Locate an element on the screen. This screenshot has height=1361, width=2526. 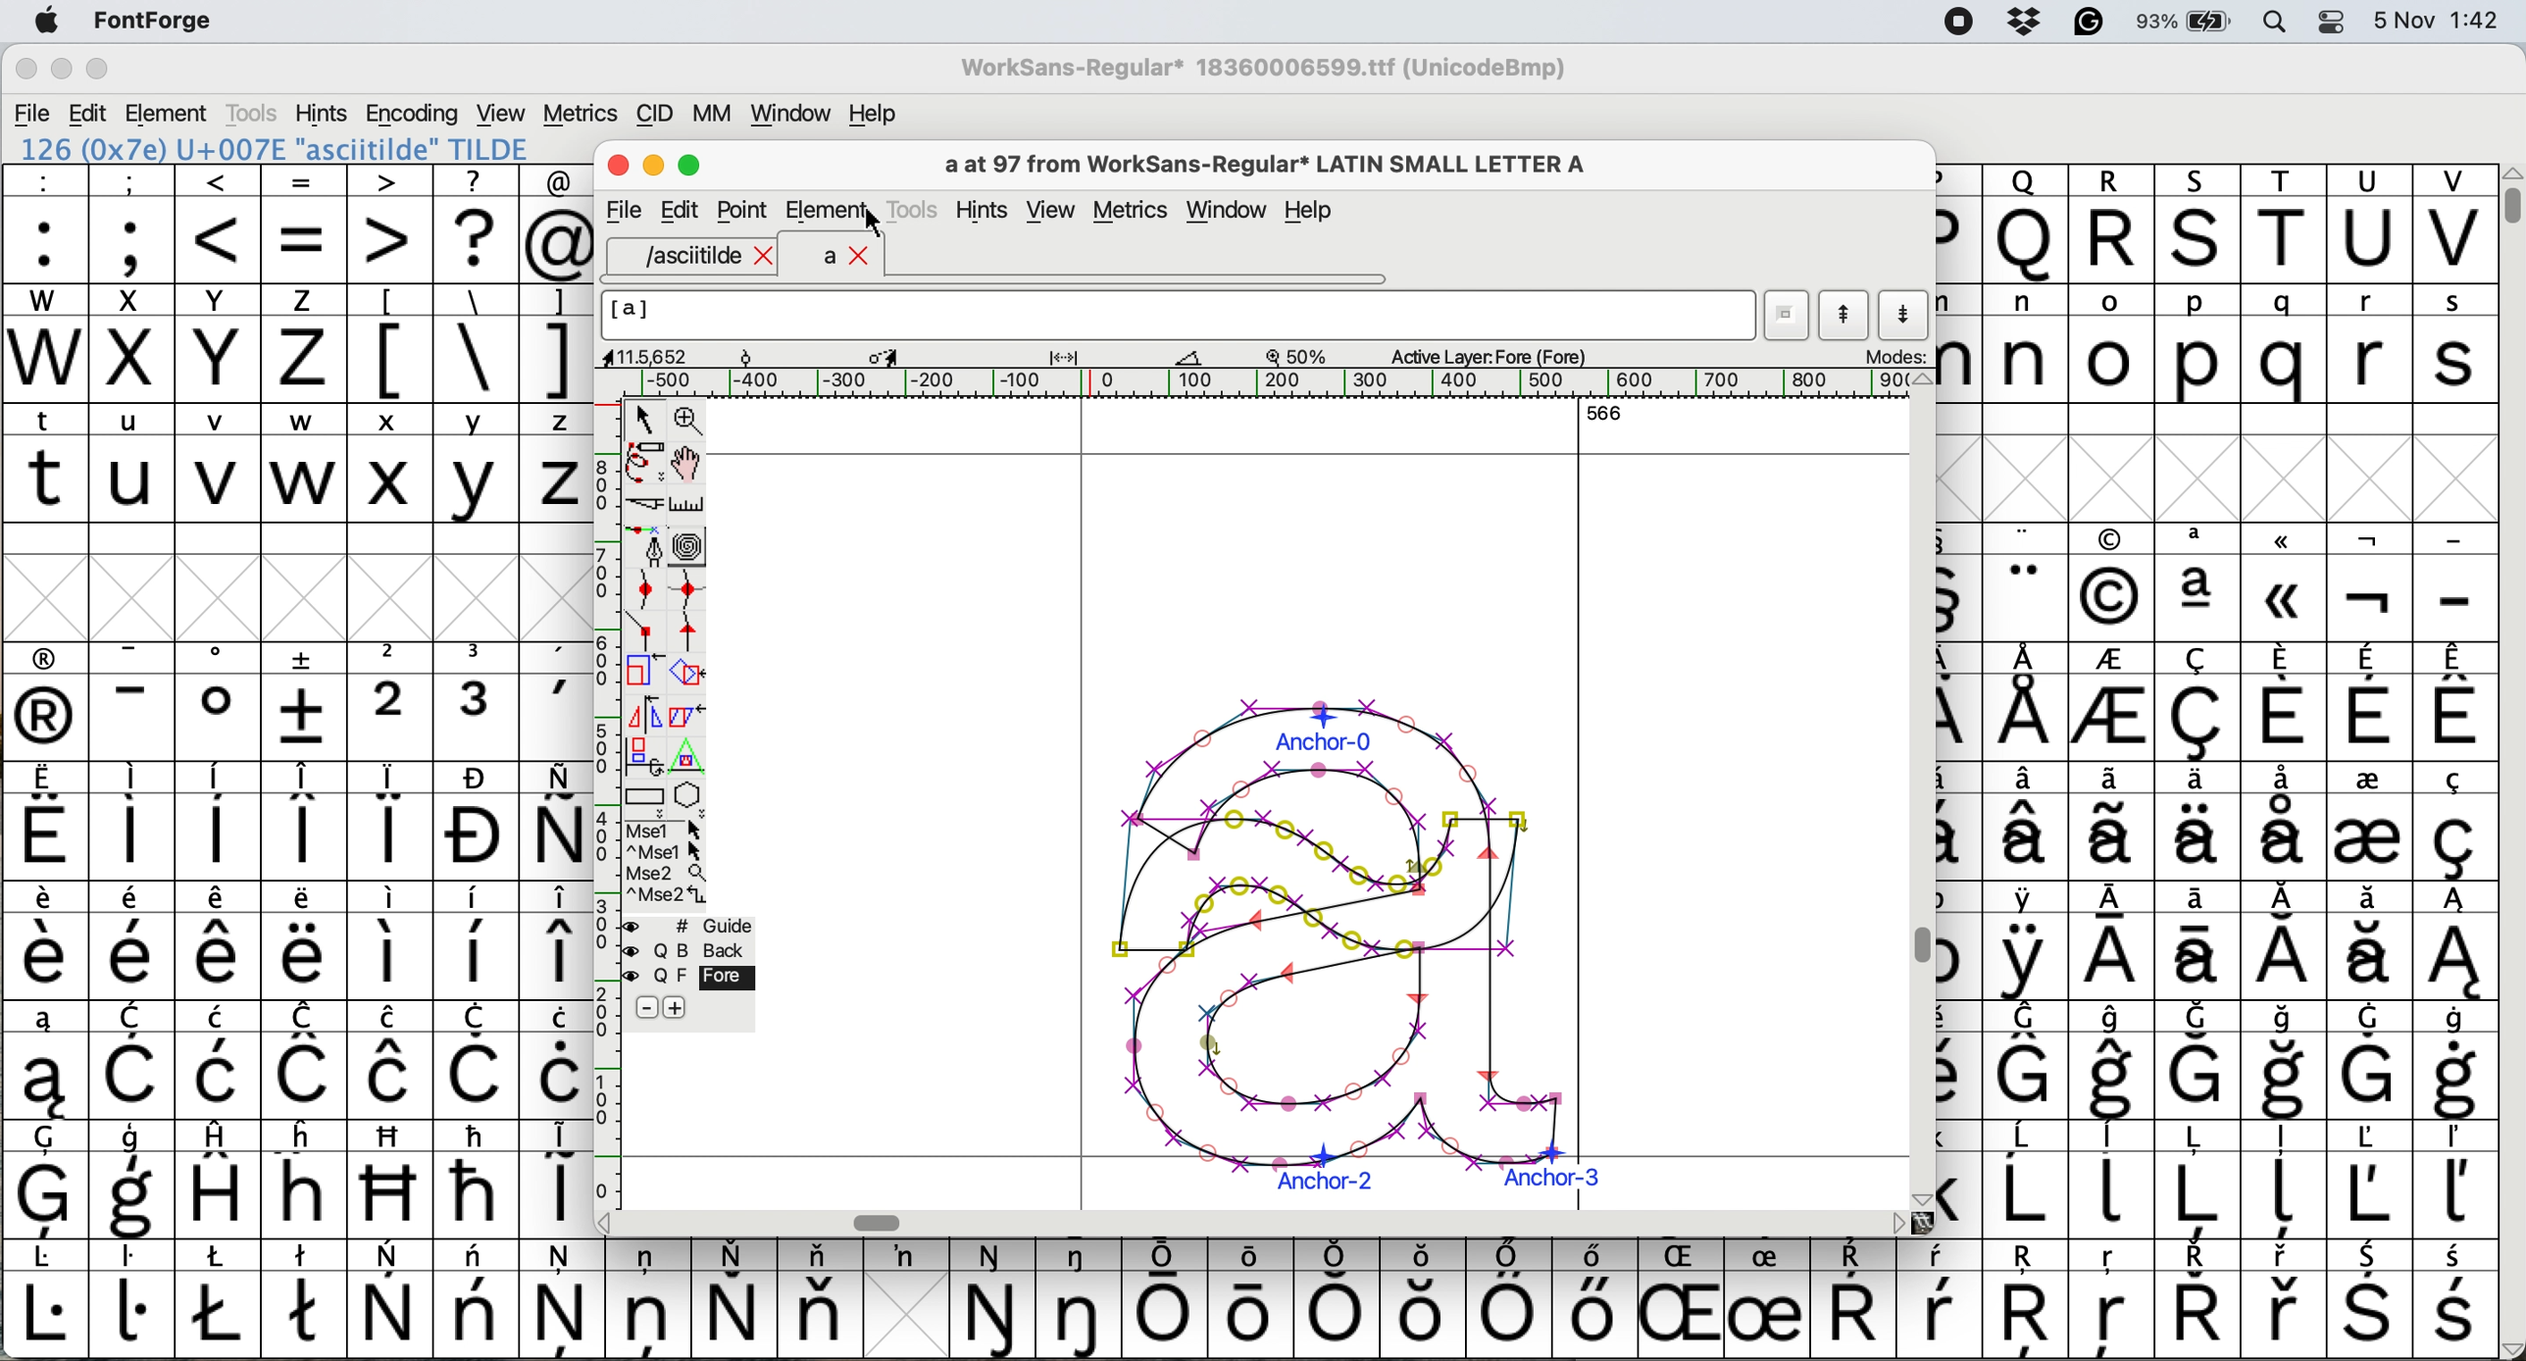
p is located at coordinates (2198, 347).